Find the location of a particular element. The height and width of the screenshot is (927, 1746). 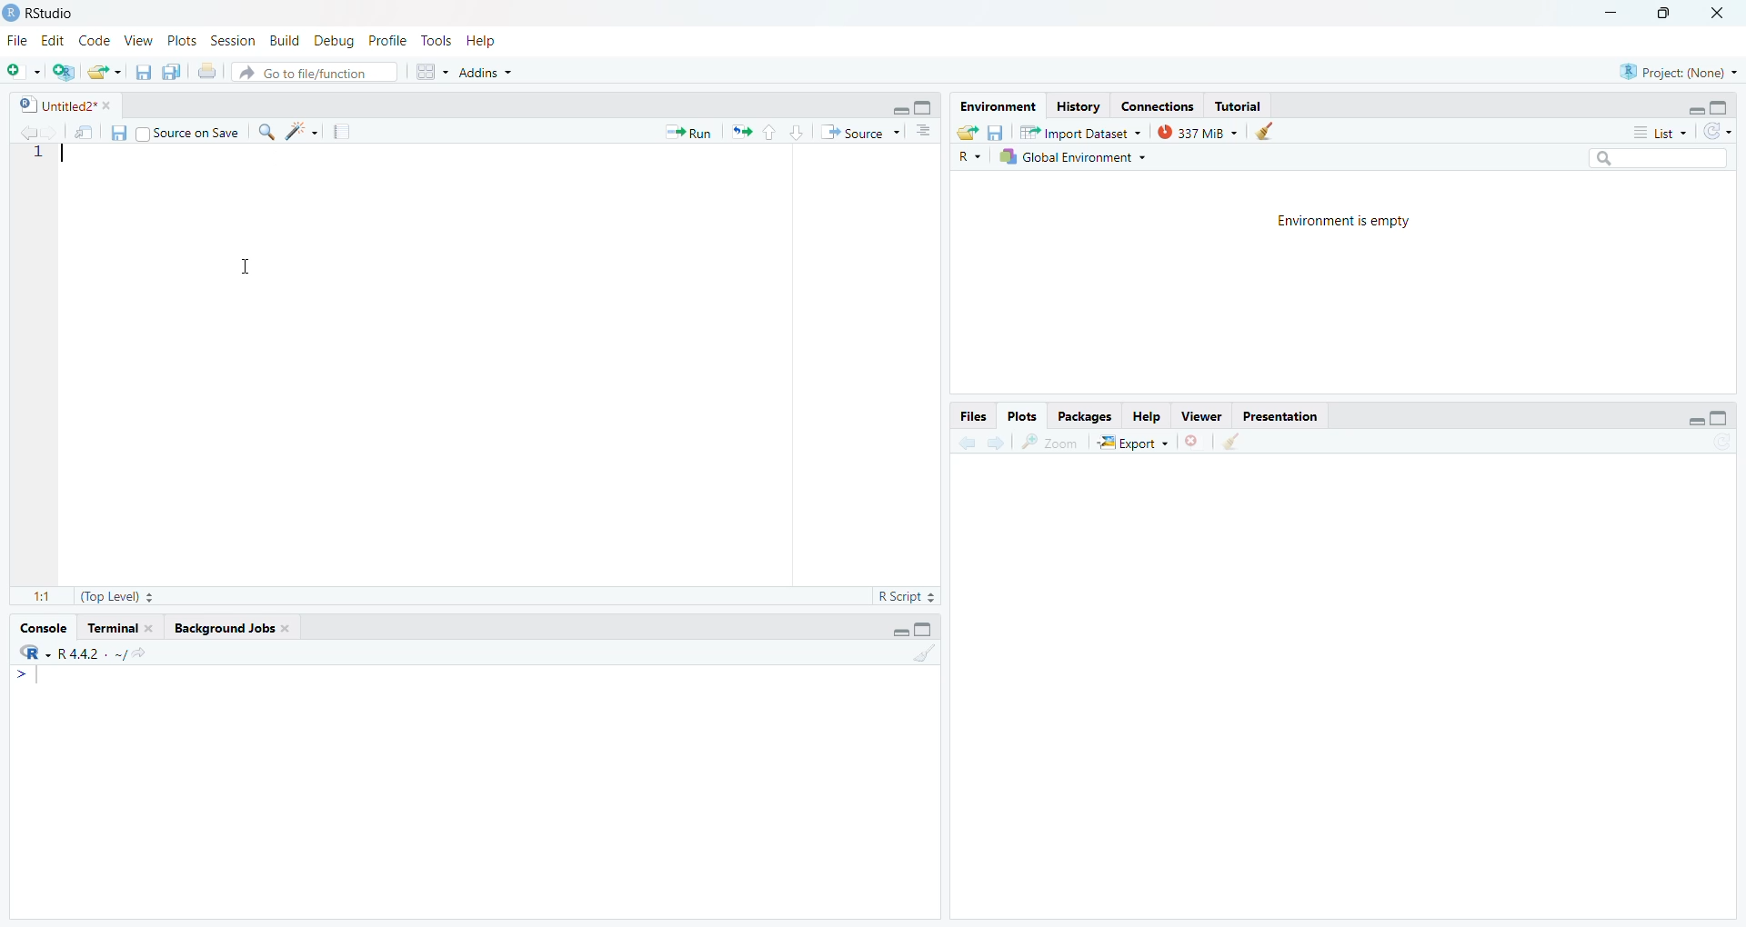

workspace pane is located at coordinates (435, 71).